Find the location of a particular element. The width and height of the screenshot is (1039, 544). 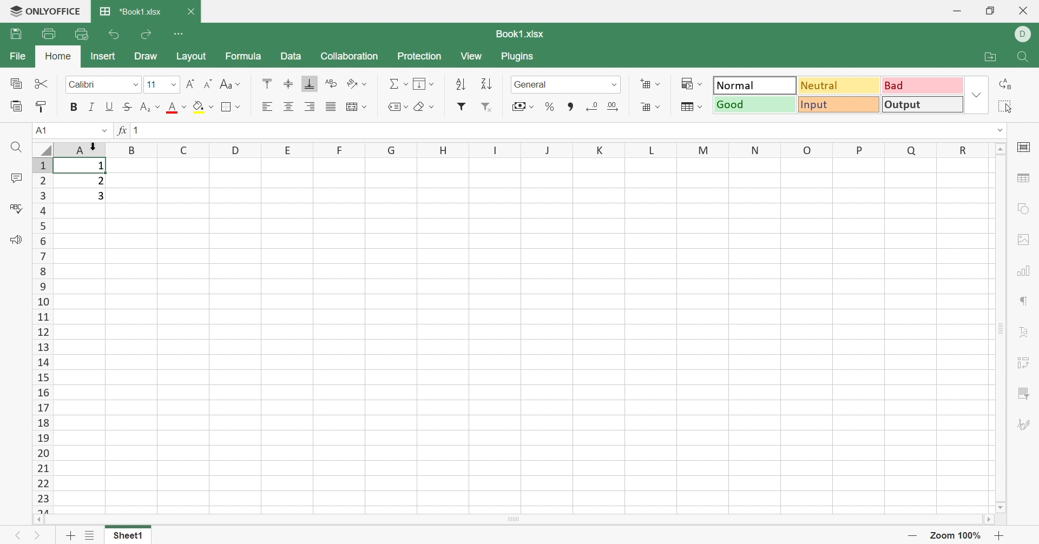

1 is located at coordinates (136, 130).